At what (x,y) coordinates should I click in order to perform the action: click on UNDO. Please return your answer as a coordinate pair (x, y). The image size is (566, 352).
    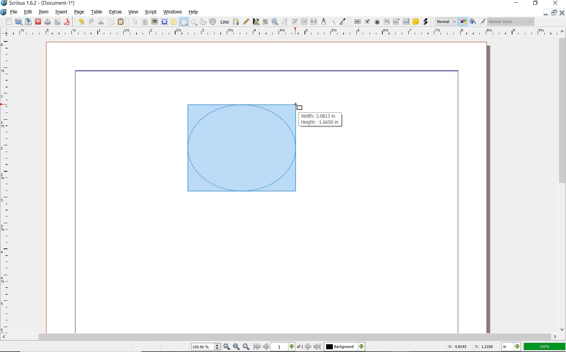
    Looking at the image, I should click on (81, 22).